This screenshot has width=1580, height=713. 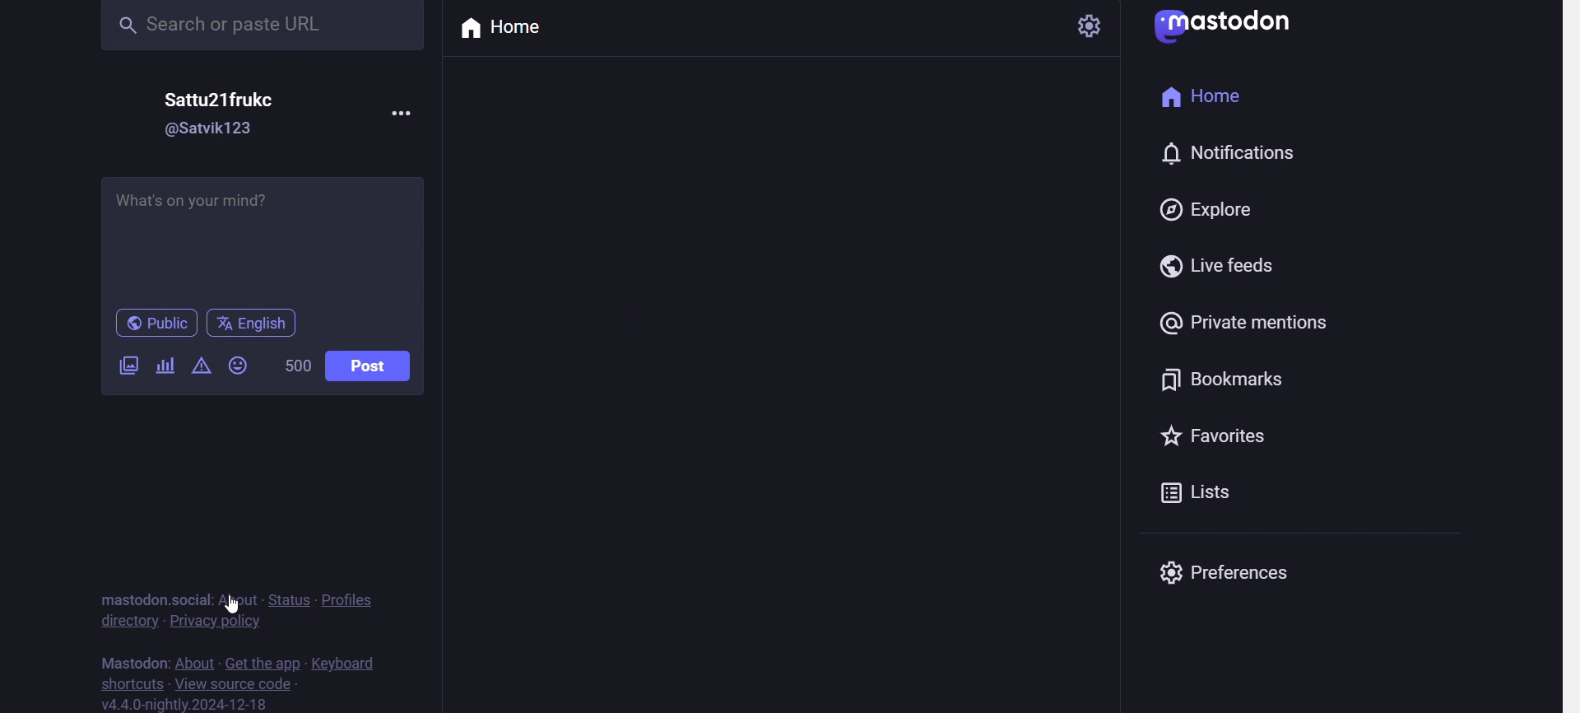 I want to click on emoji, so click(x=241, y=367).